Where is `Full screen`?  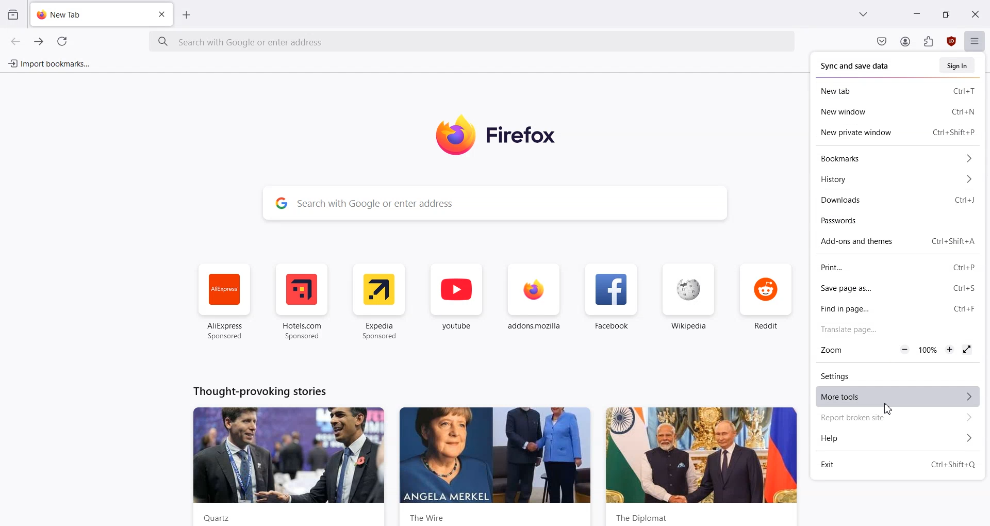 Full screen is located at coordinates (968, 350).